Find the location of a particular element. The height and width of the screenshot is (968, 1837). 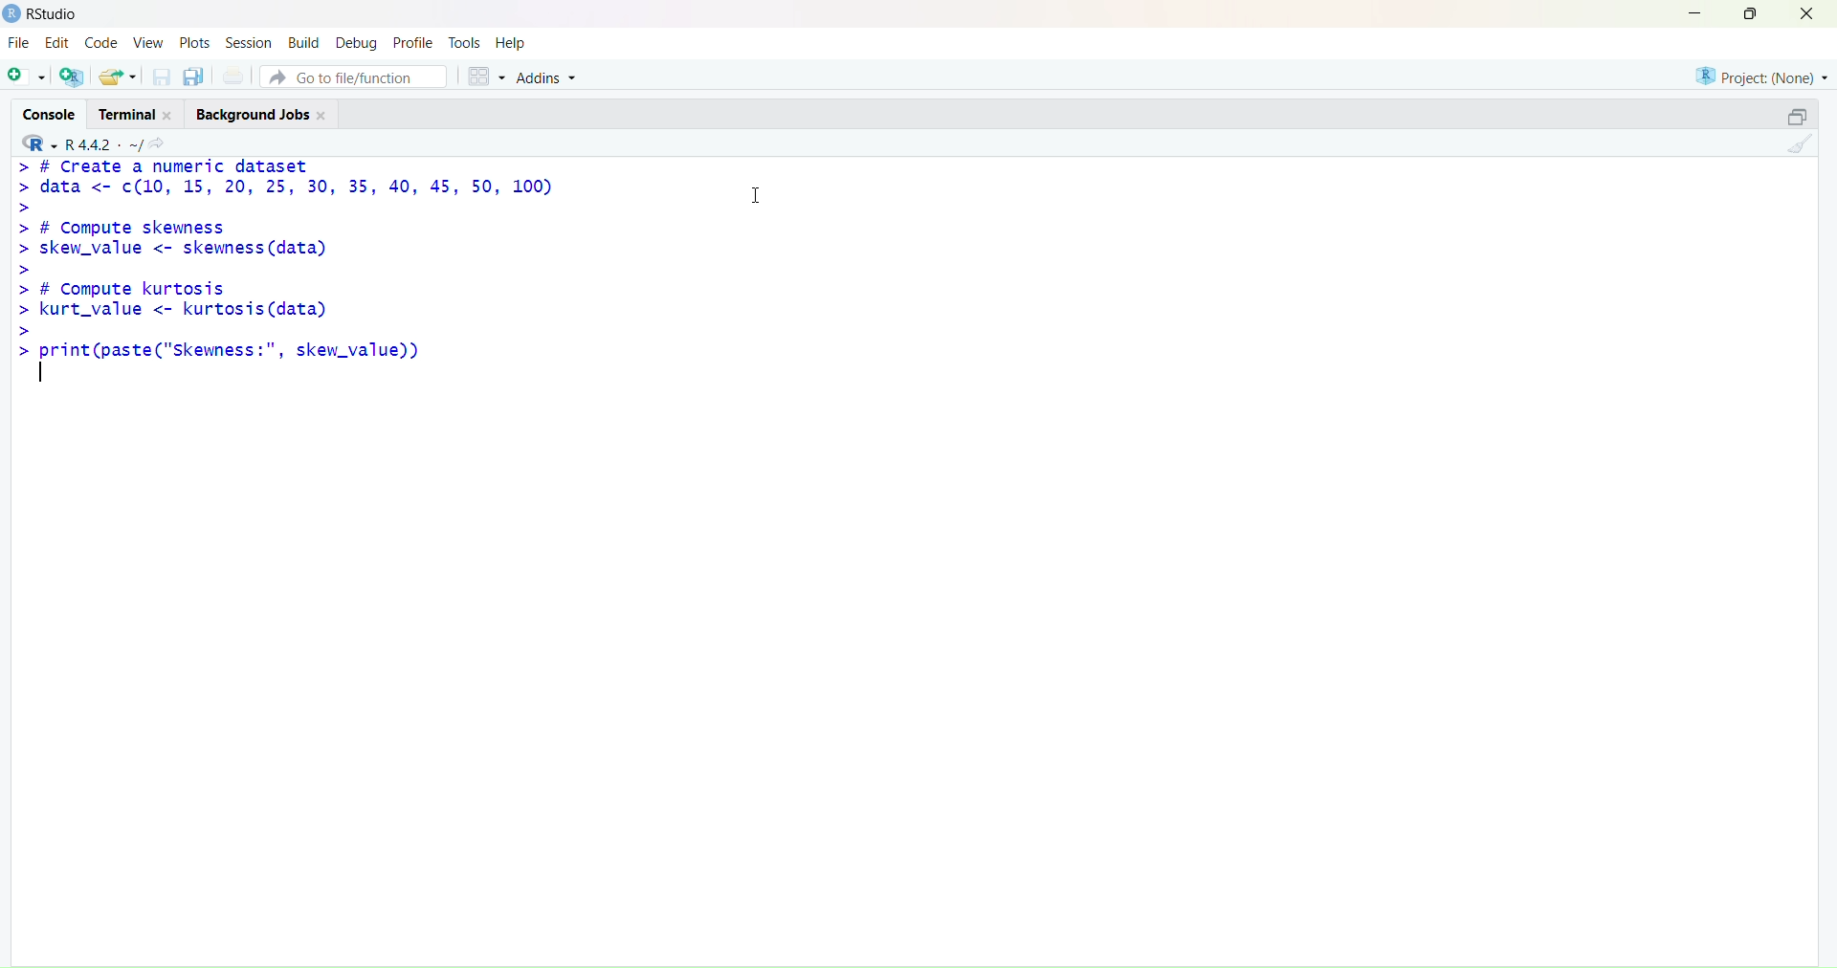

View is located at coordinates (146, 44).